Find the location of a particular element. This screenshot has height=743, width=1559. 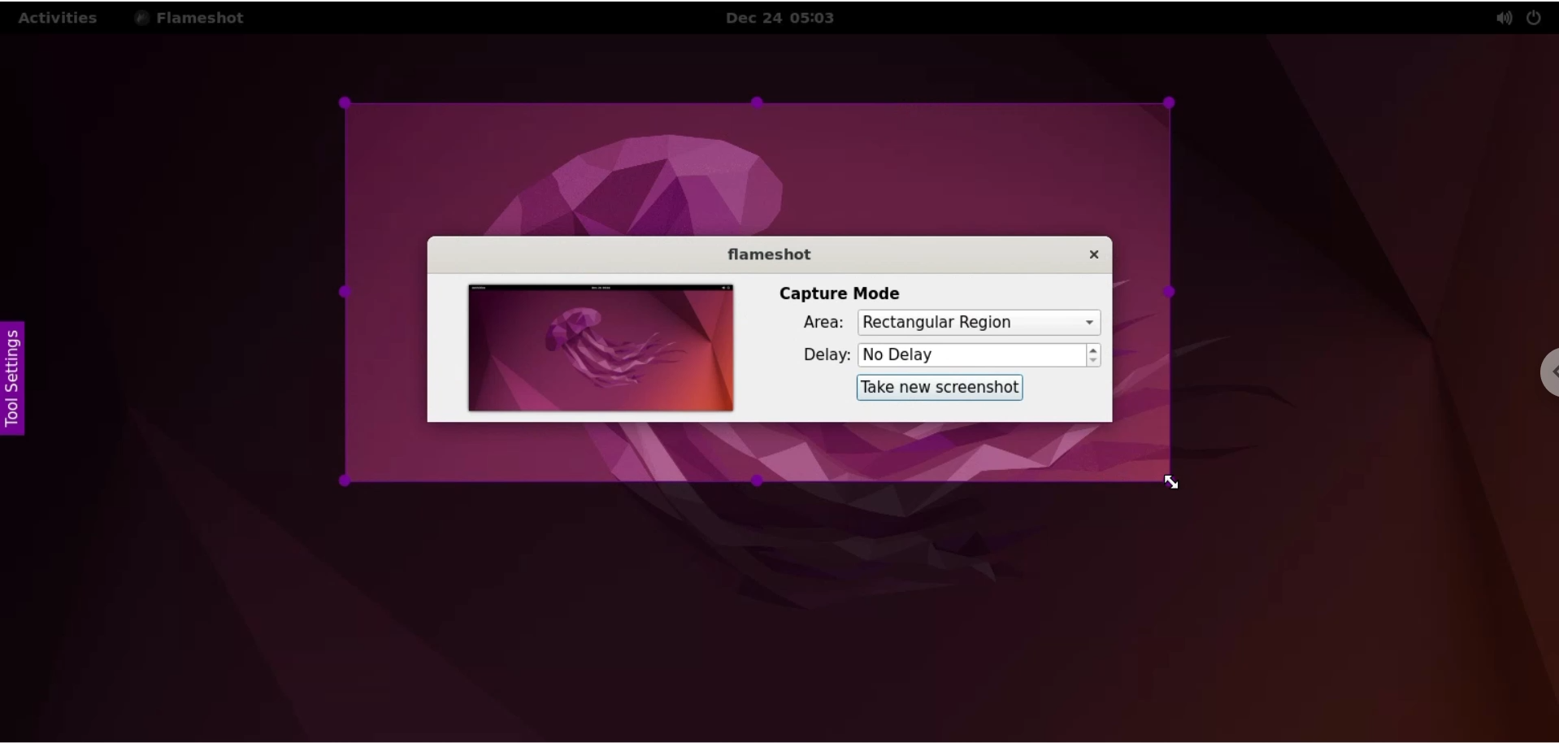

power options is located at coordinates (1538, 16).